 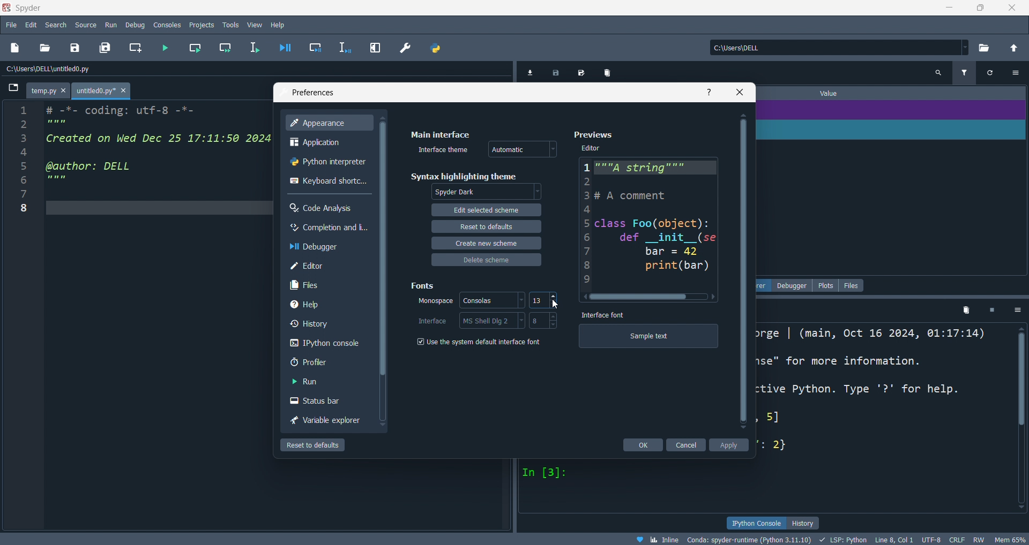 I want to click on options, so click(x=1017, y=75).